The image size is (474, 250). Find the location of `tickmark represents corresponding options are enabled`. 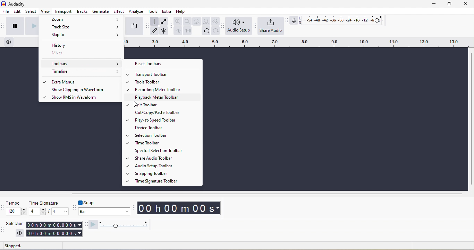

tickmark represents corresponding options are enabled is located at coordinates (127, 128).